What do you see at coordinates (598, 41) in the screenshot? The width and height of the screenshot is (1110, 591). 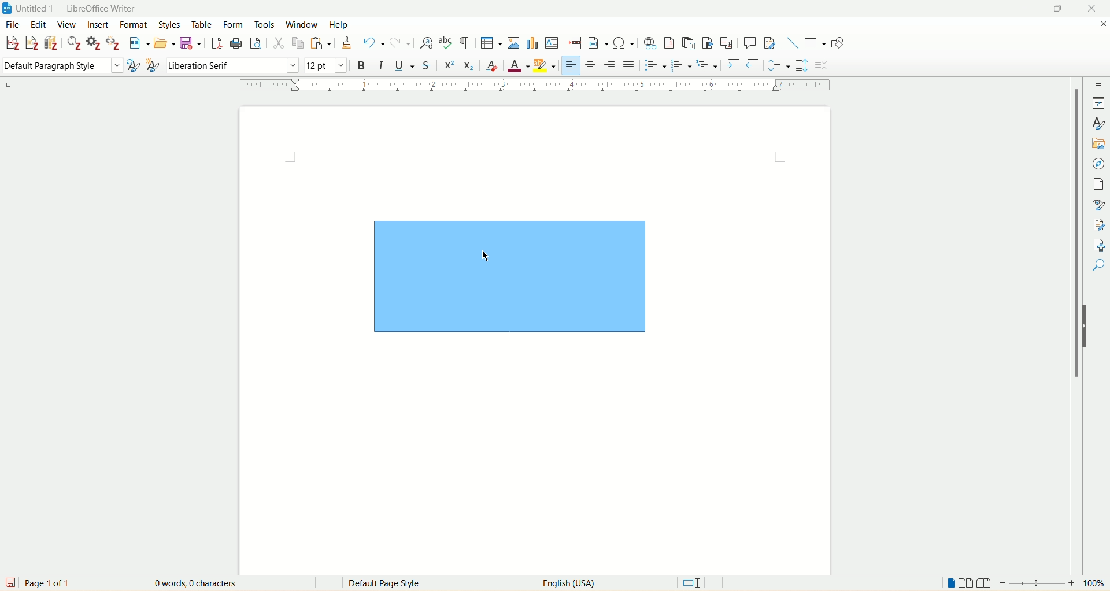 I see `insert field` at bounding box center [598, 41].